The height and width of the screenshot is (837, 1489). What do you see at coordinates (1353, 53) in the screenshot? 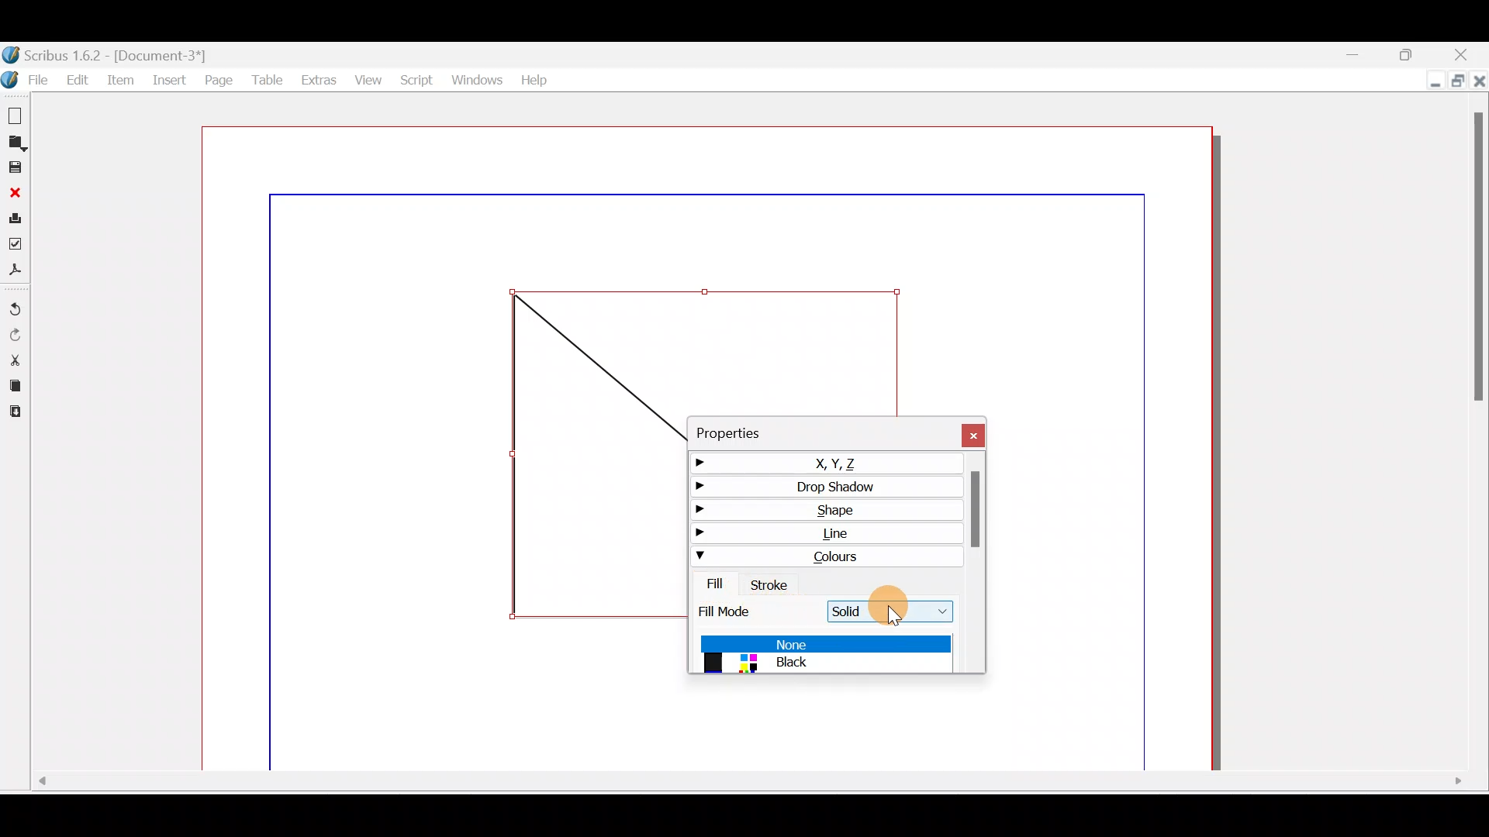
I see `Minimise` at bounding box center [1353, 53].